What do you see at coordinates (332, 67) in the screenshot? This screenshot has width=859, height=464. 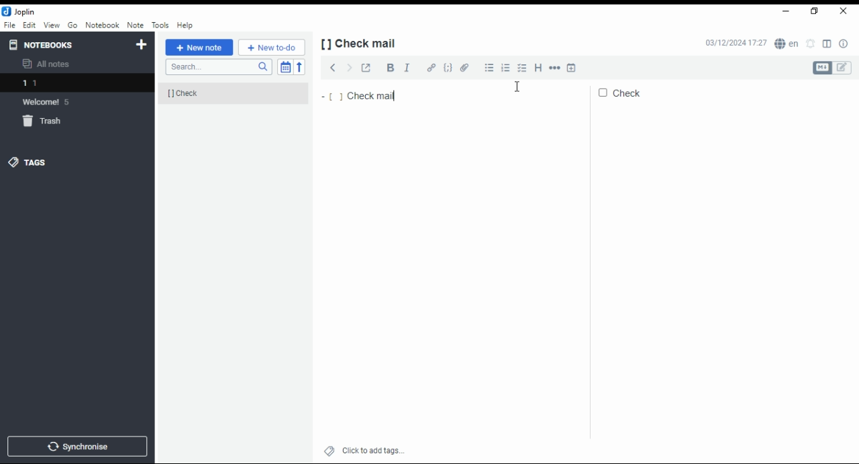 I see `previous` at bounding box center [332, 67].